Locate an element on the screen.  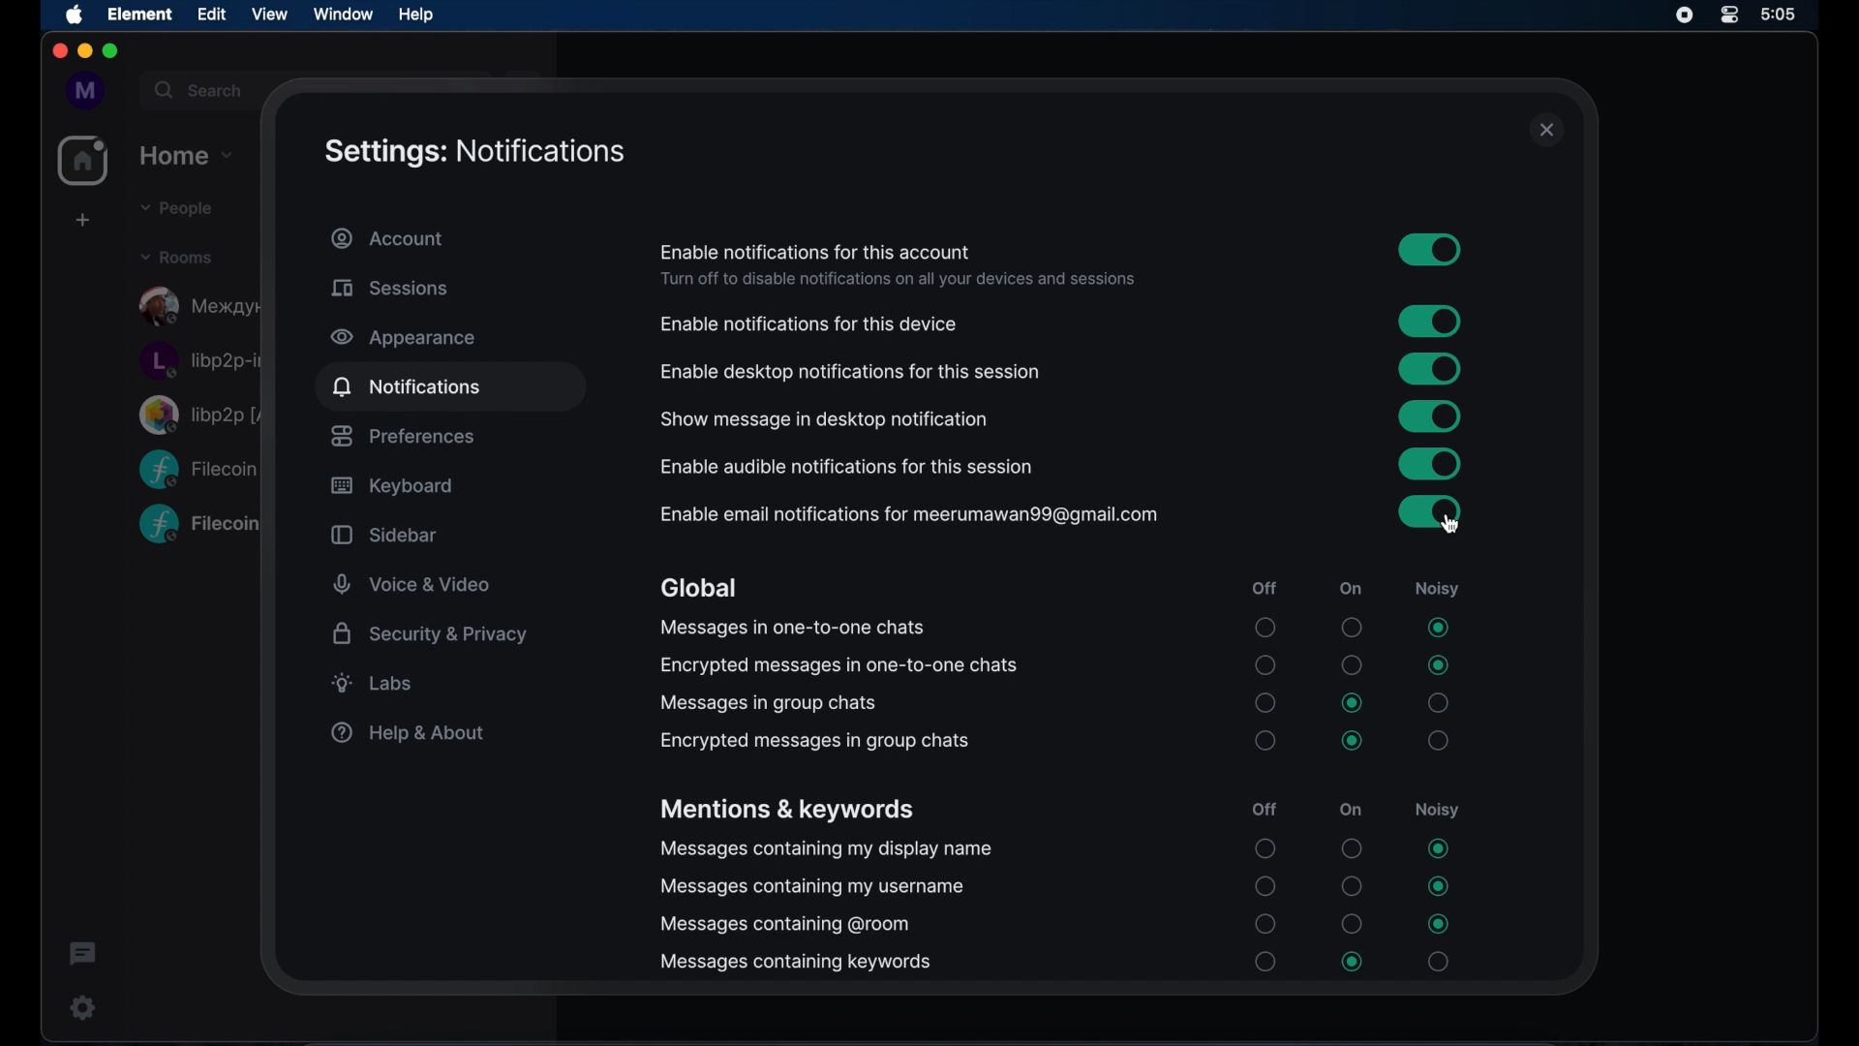
radio button is located at coordinates (1438, 628).